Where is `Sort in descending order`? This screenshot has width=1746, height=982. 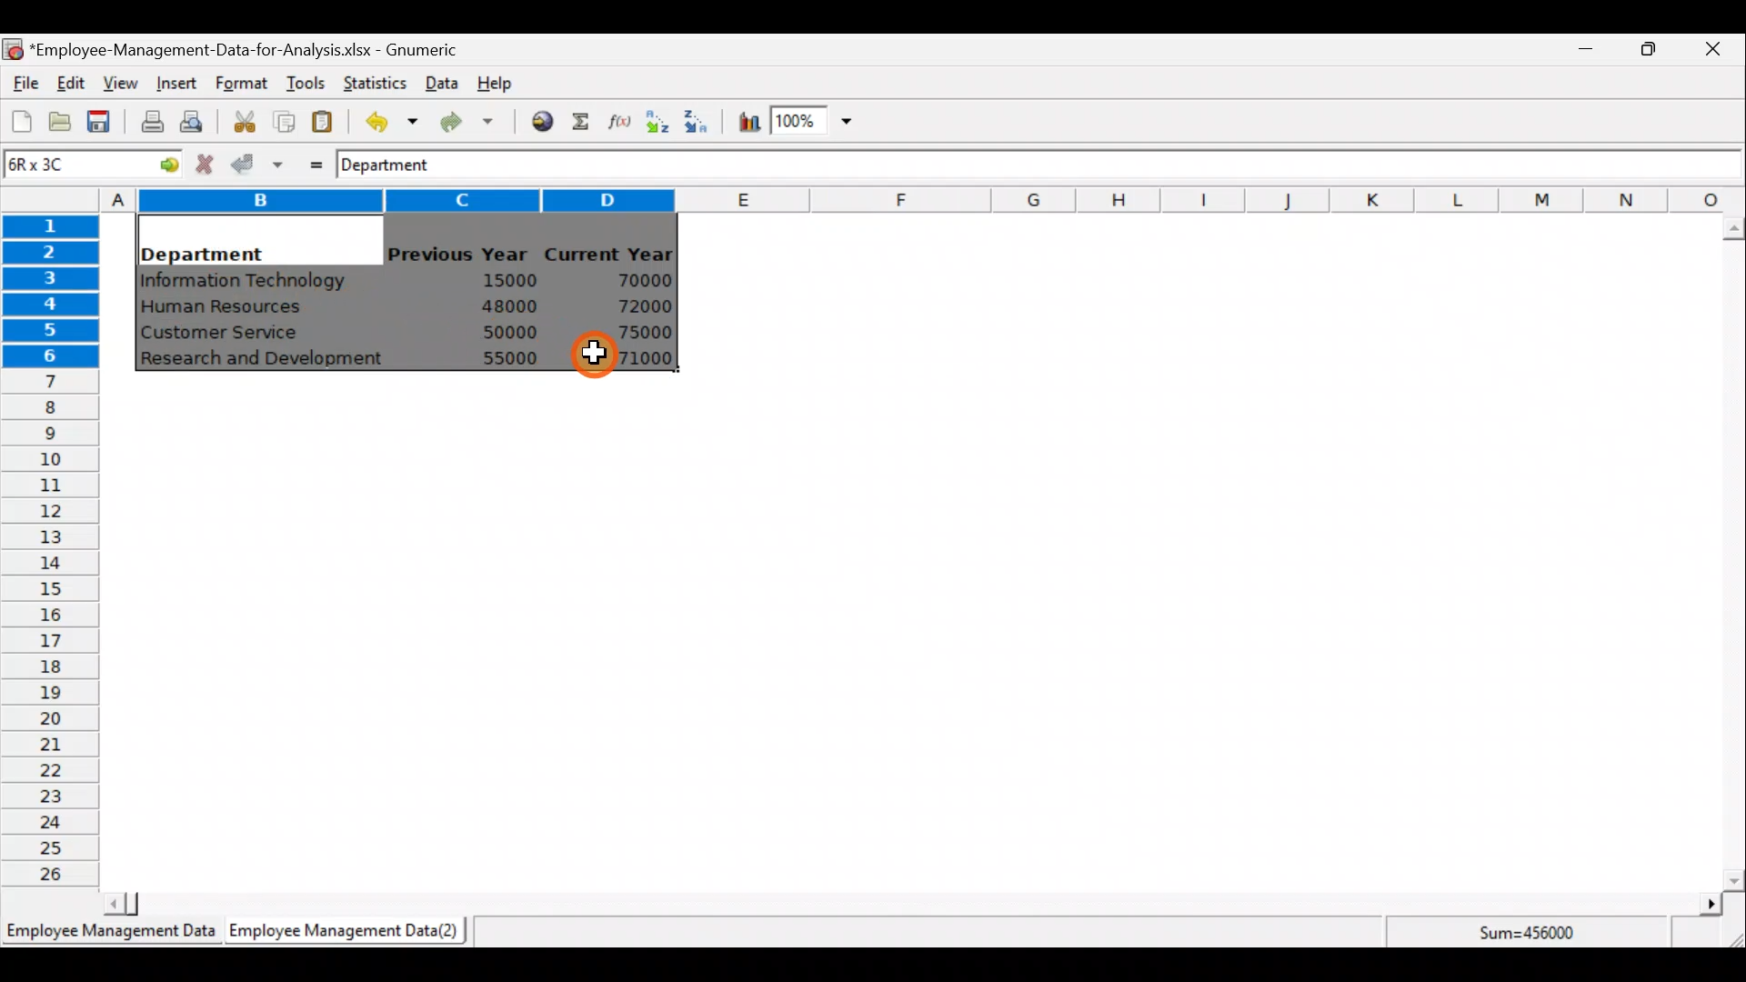 Sort in descending order is located at coordinates (697, 120).